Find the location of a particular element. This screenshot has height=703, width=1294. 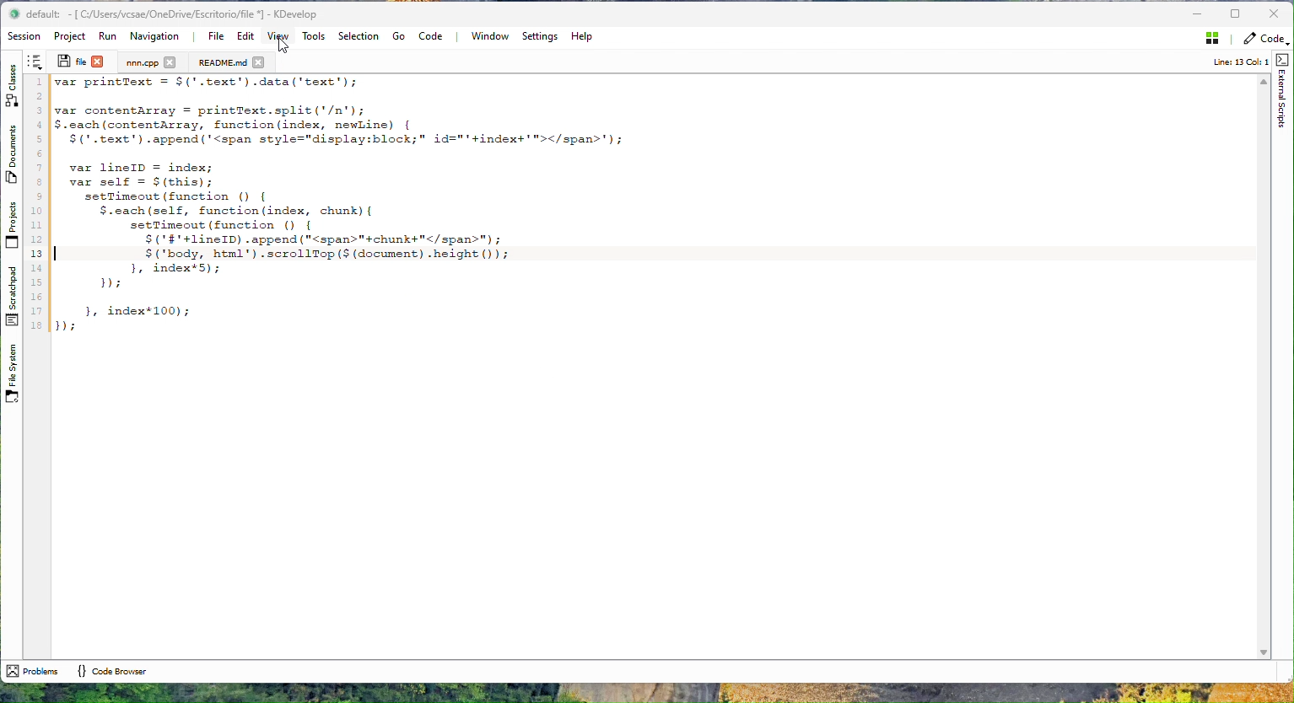

Run is located at coordinates (107, 36).